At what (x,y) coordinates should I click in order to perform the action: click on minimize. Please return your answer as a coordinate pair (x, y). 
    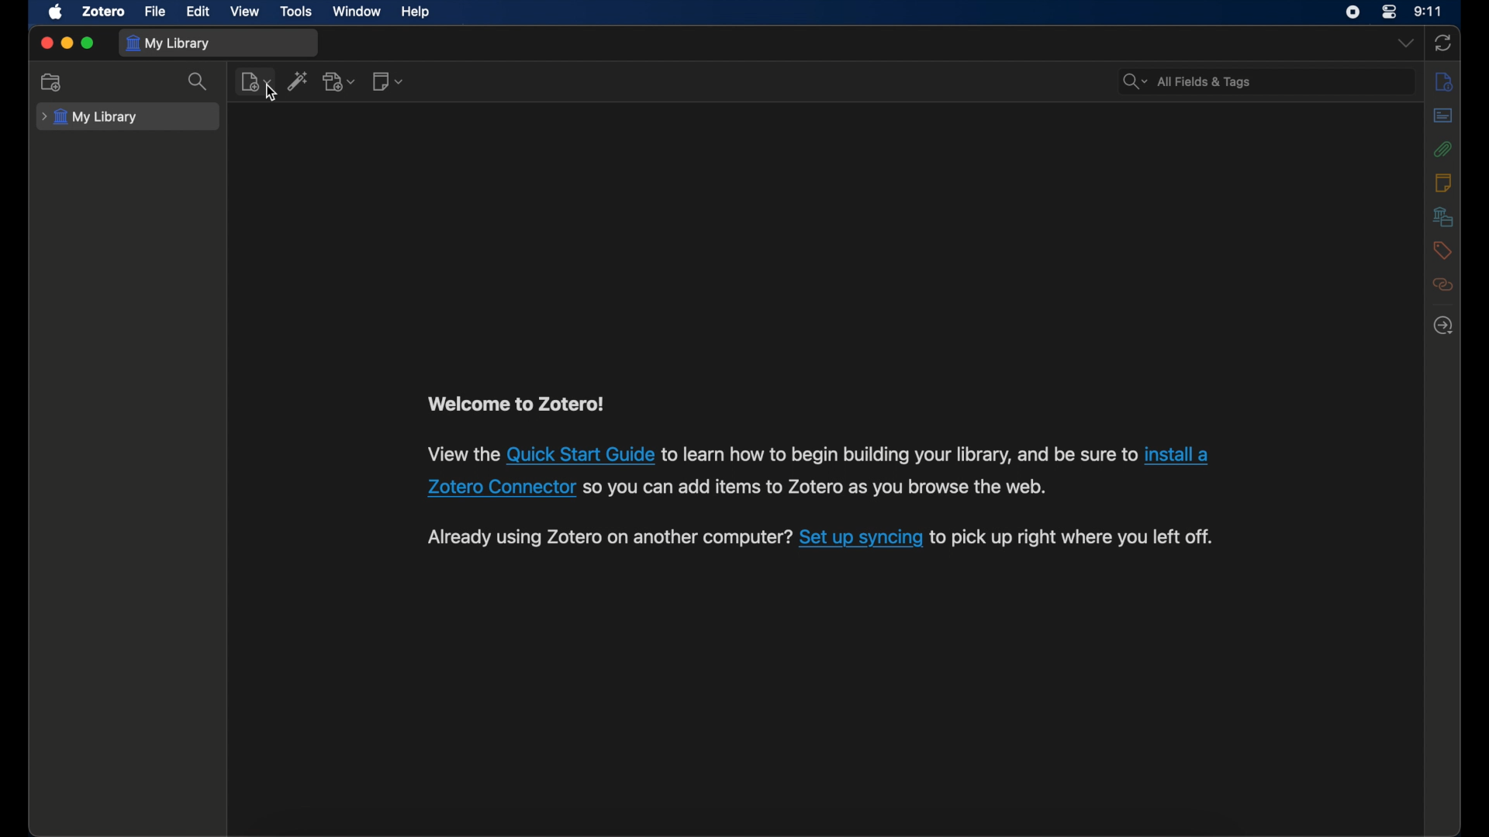
    Looking at the image, I should click on (67, 43).